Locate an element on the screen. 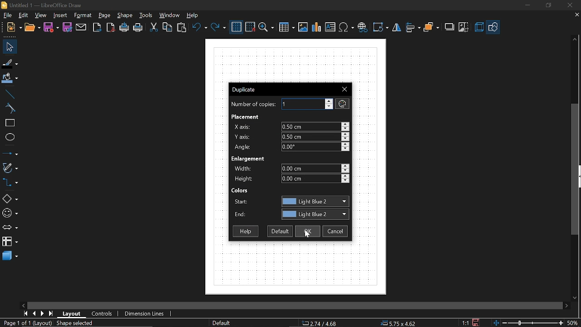  Save is located at coordinates (477, 322).